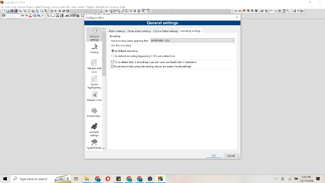 Image resolution: width=325 pixels, height=183 pixels. Describe the element at coordinates (143, 11) in the screenshot. I see `Tools` at that location.